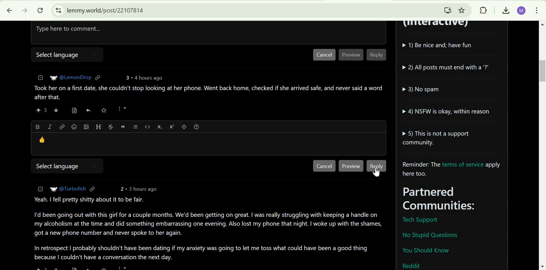 Image resolution: width=546 pixels, height=270 pixels. Describe the element at coordinates (49, 126) in the screenshot. I see `Italic` at that location.